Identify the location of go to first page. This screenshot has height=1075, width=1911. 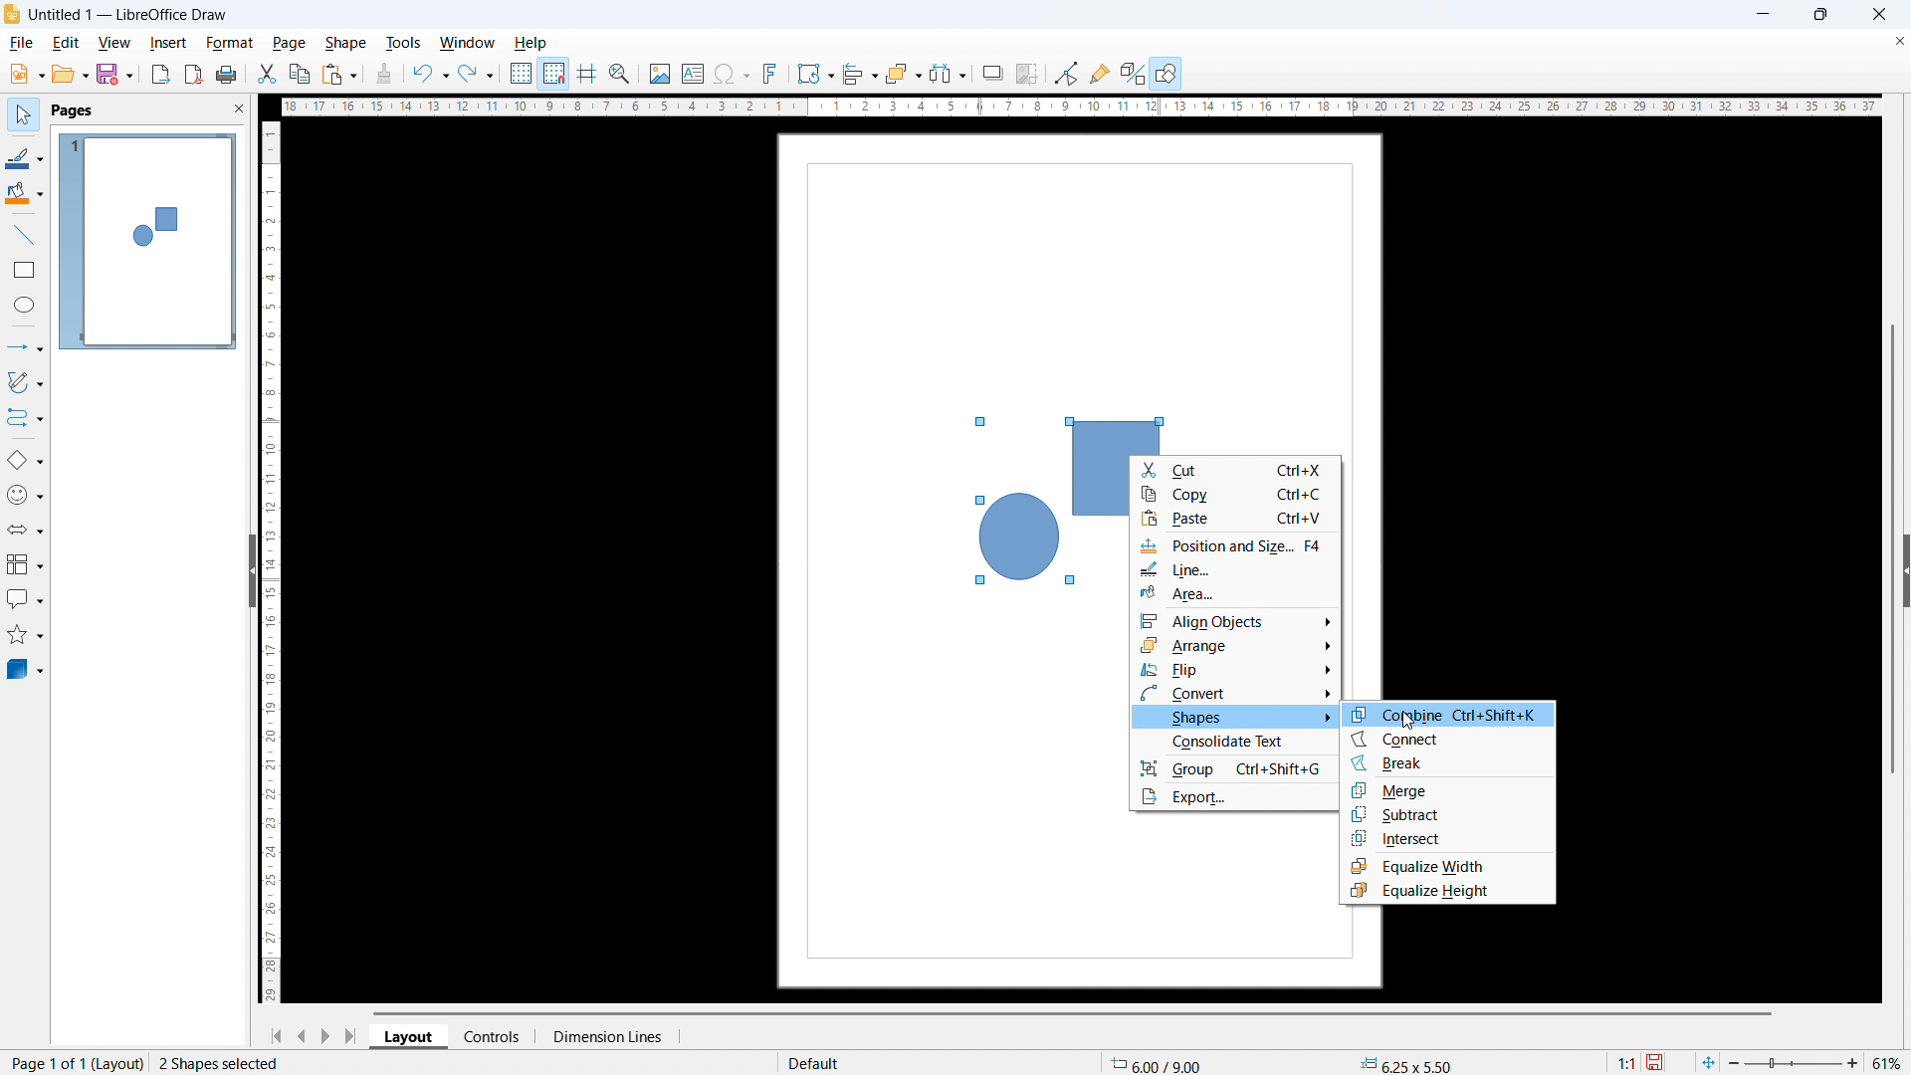
(277, 1035).